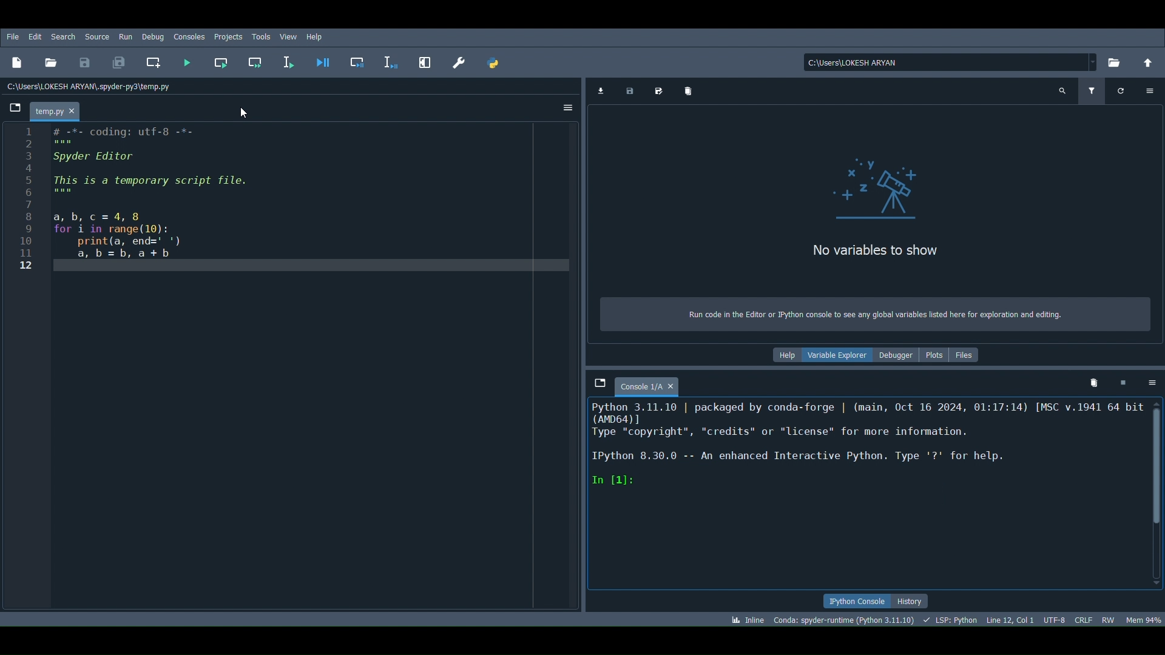 Image resolution: width=1165 pixels, height=655 pixels. What do you see at coordinates (228, 36) in the screenshot?
I see `Projects` at bounding box center [228, 36].